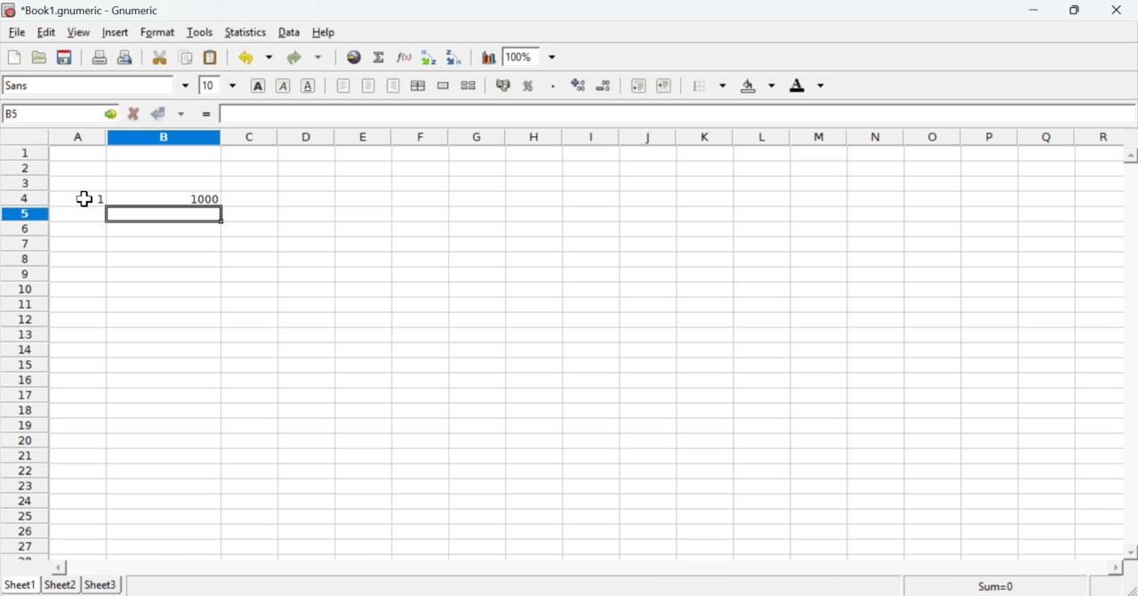 This screenshot has width=1138, height=596. I want to click on Copy selection, so click(186, 56).